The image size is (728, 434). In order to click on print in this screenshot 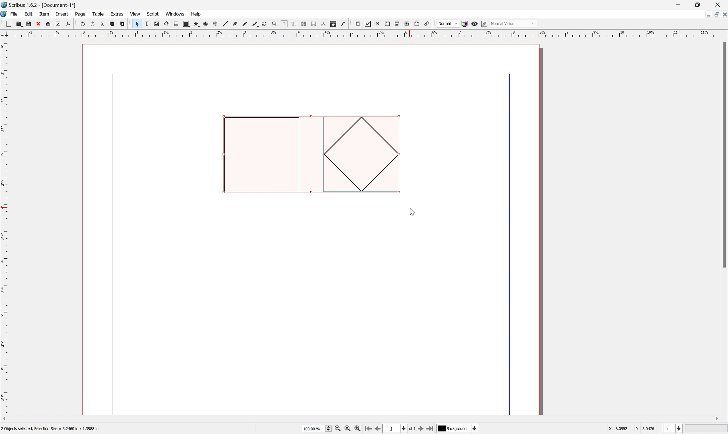, I will do `click(48, 24)`.